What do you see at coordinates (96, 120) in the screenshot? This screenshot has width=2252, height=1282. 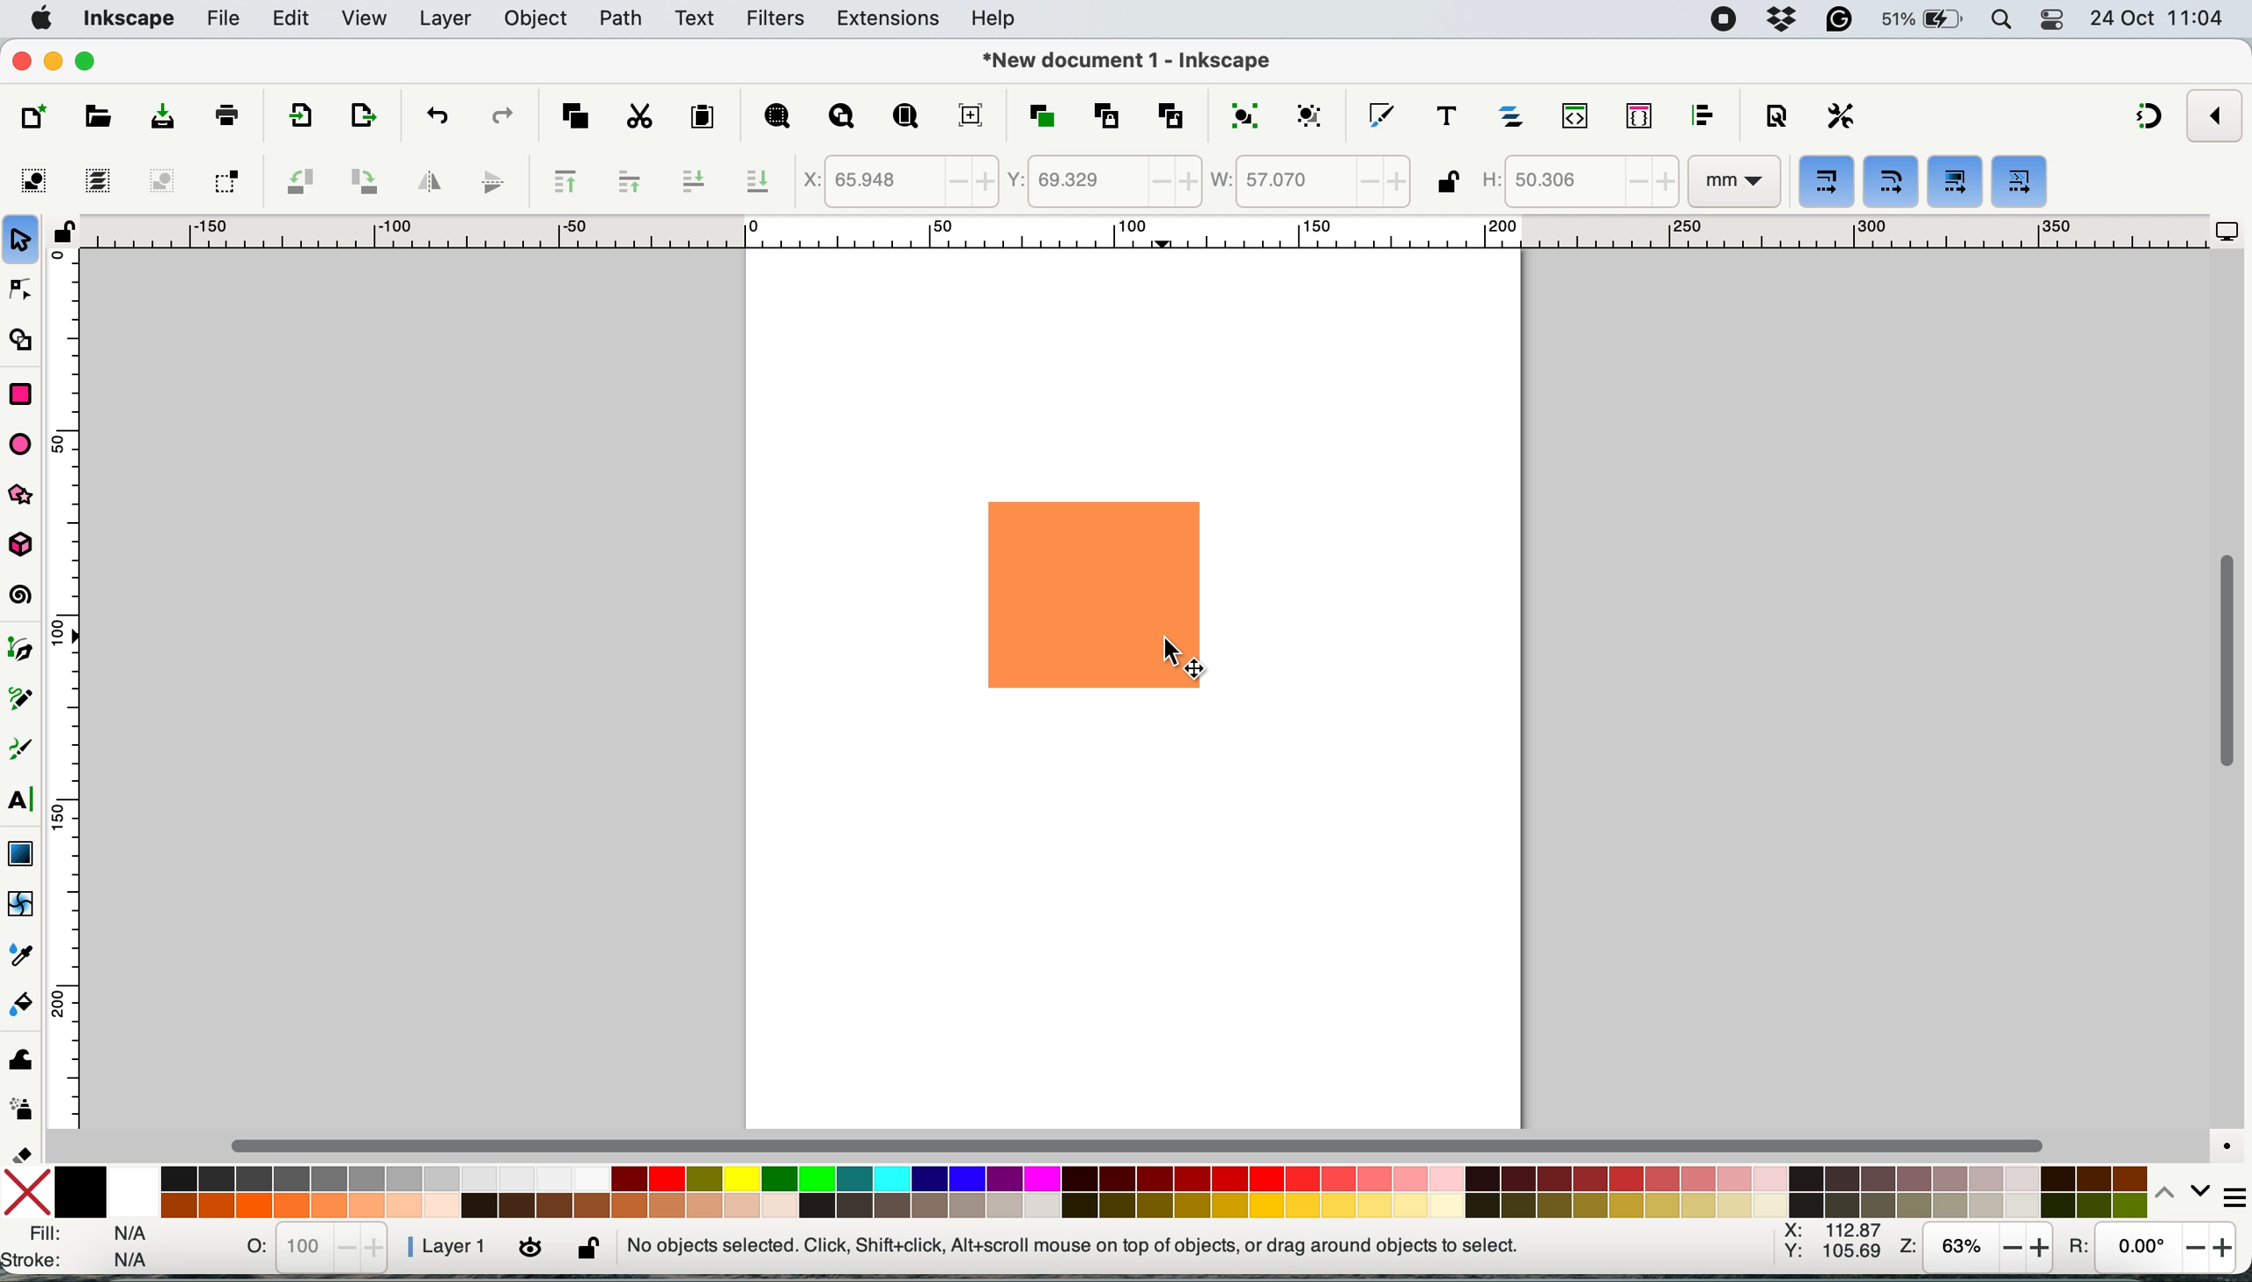 I see `open` at bounding box center [96, 120].